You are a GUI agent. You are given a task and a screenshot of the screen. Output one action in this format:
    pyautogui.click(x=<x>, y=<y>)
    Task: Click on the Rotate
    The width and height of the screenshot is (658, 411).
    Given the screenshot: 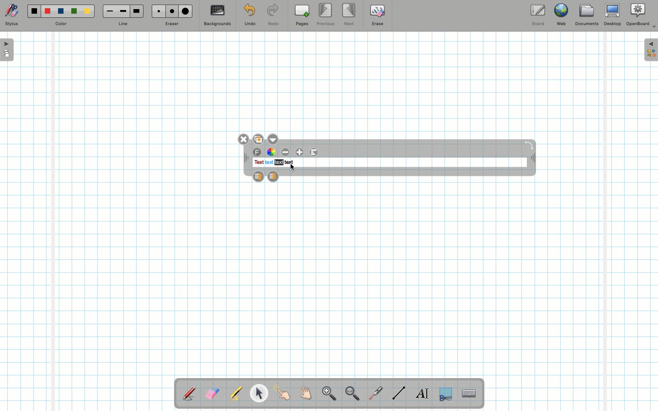 What is the action you would take?
    pyautogui.click(x=529, y=145)
    